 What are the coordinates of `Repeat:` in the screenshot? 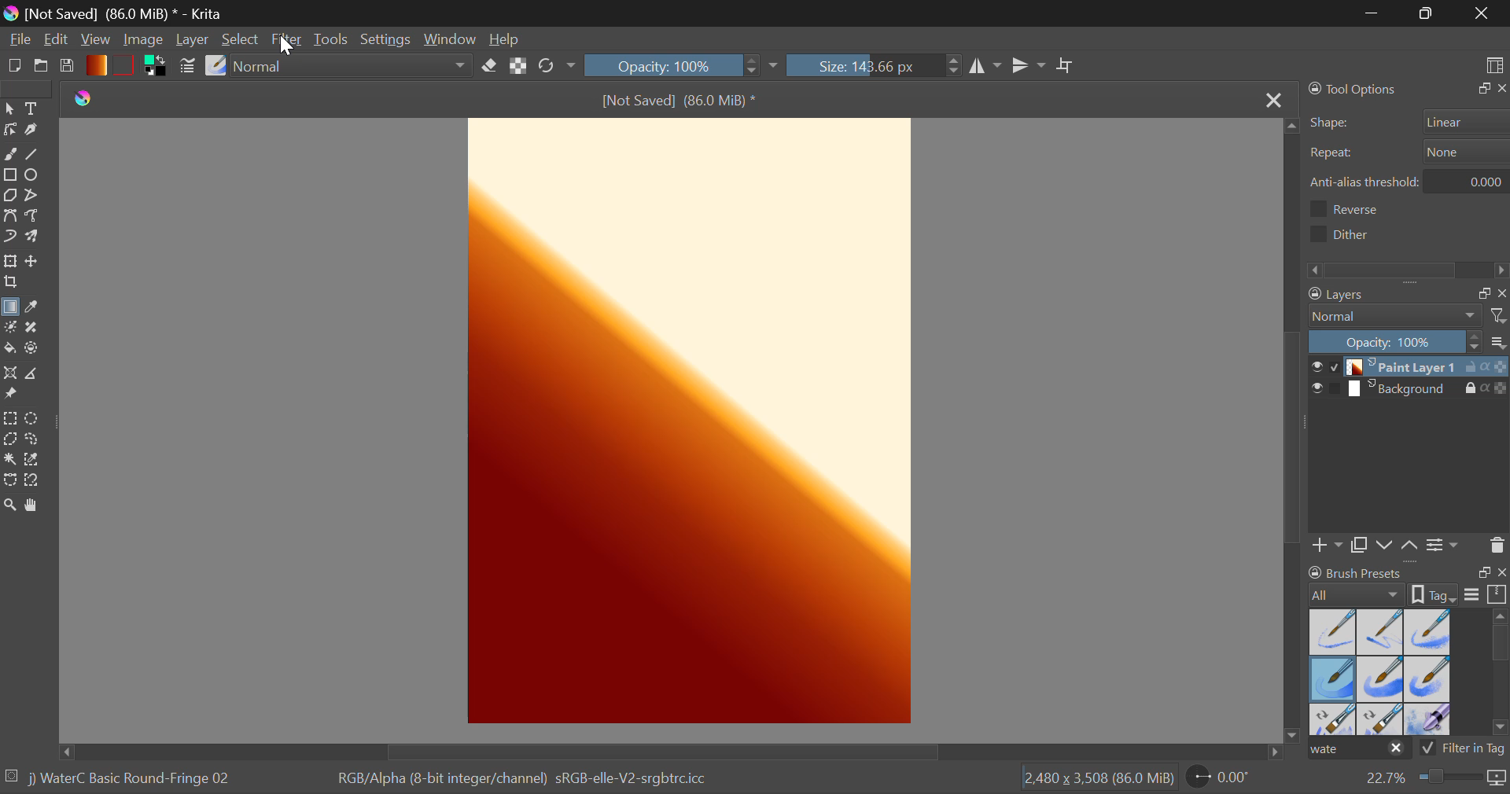 It's located at (1331, 154).